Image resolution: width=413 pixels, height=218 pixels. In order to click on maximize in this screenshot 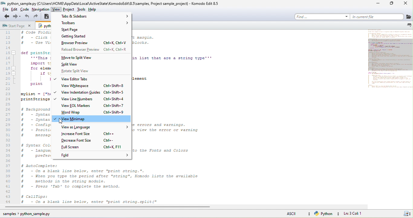, I will do `click(390, 5)`.